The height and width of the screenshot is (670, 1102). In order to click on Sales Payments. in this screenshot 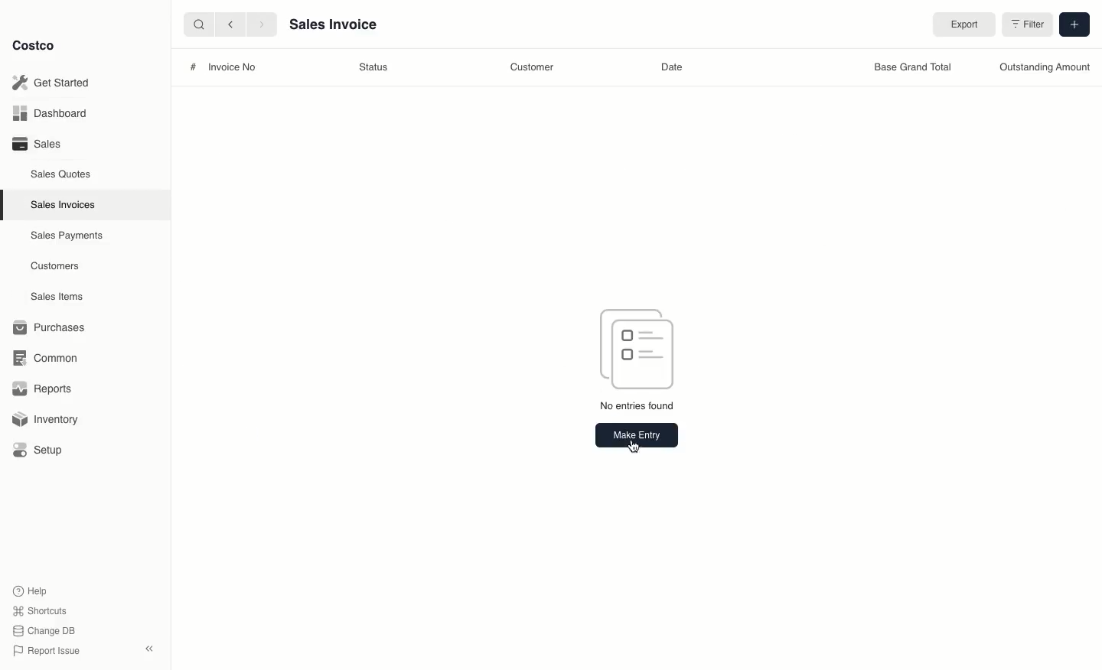, I will do `click(68, 237)`.